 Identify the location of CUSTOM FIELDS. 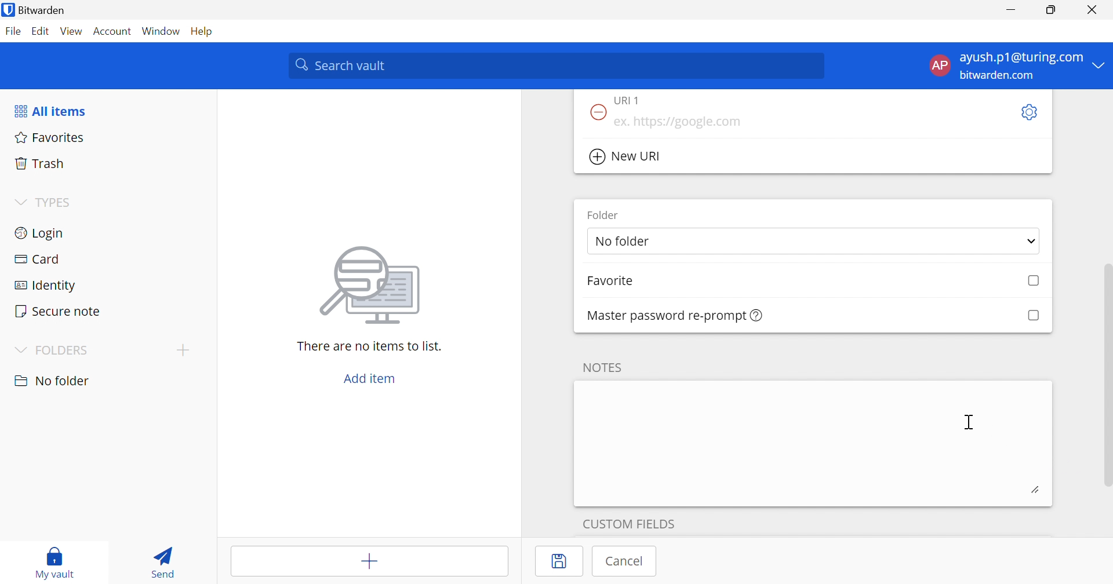
(629, 522).